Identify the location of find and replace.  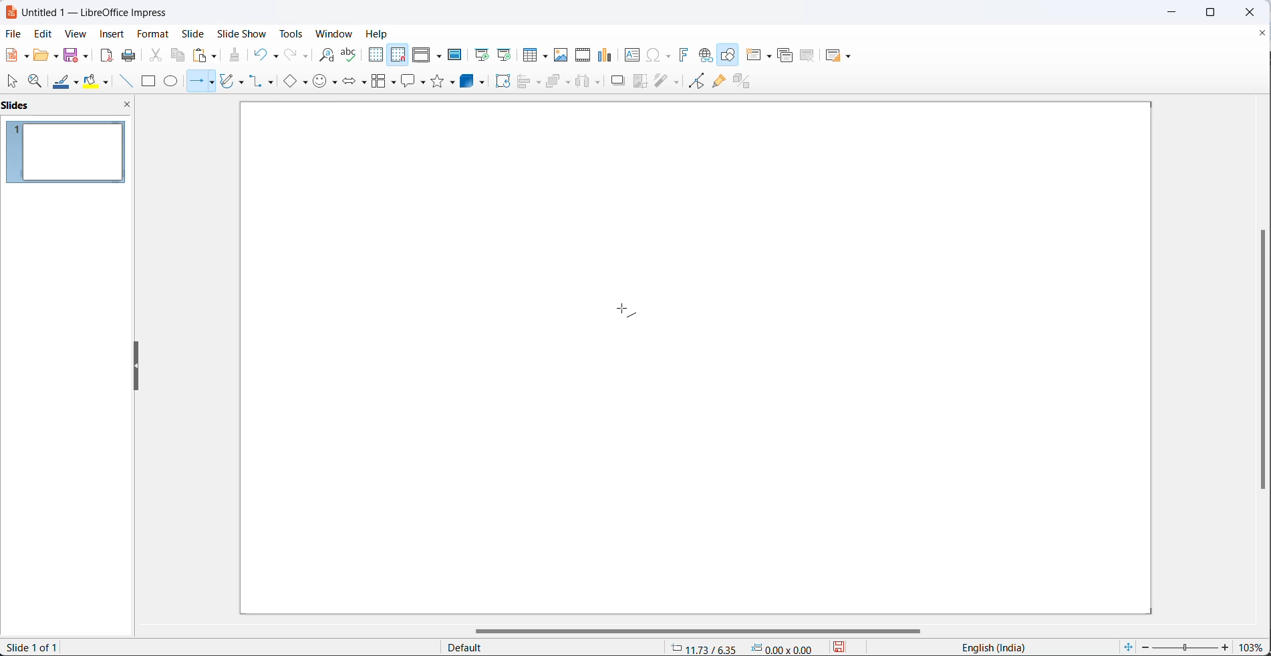
(323, 54).